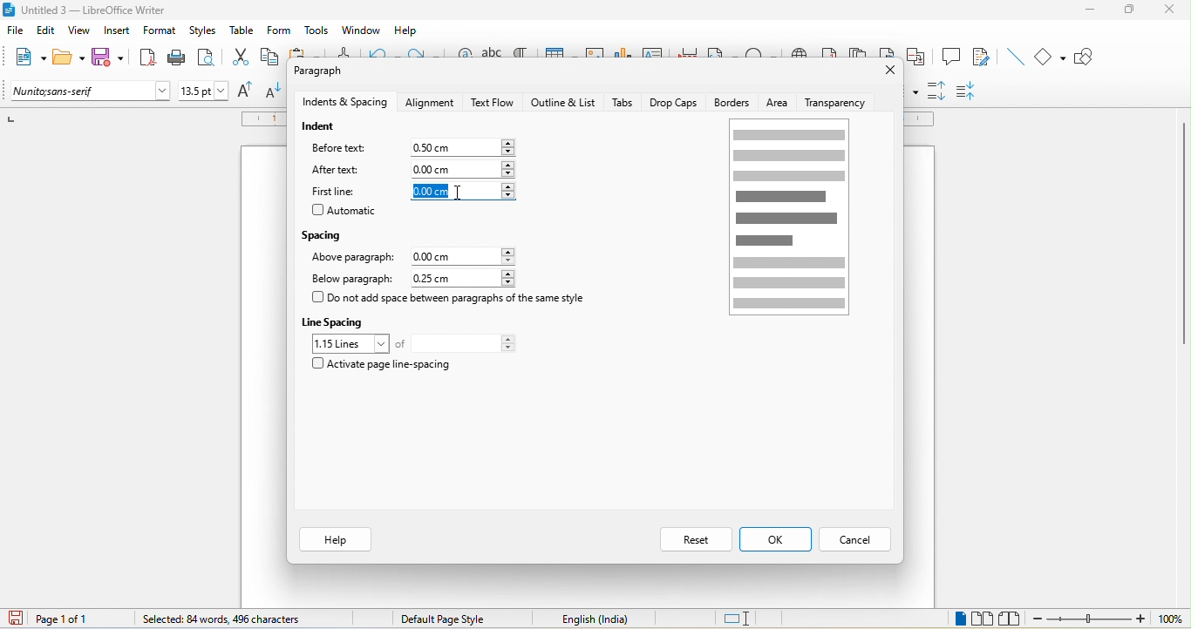 Image resolution: width=1191 pixels, height=629 pixels. I want to click on form, so click(278, 30).